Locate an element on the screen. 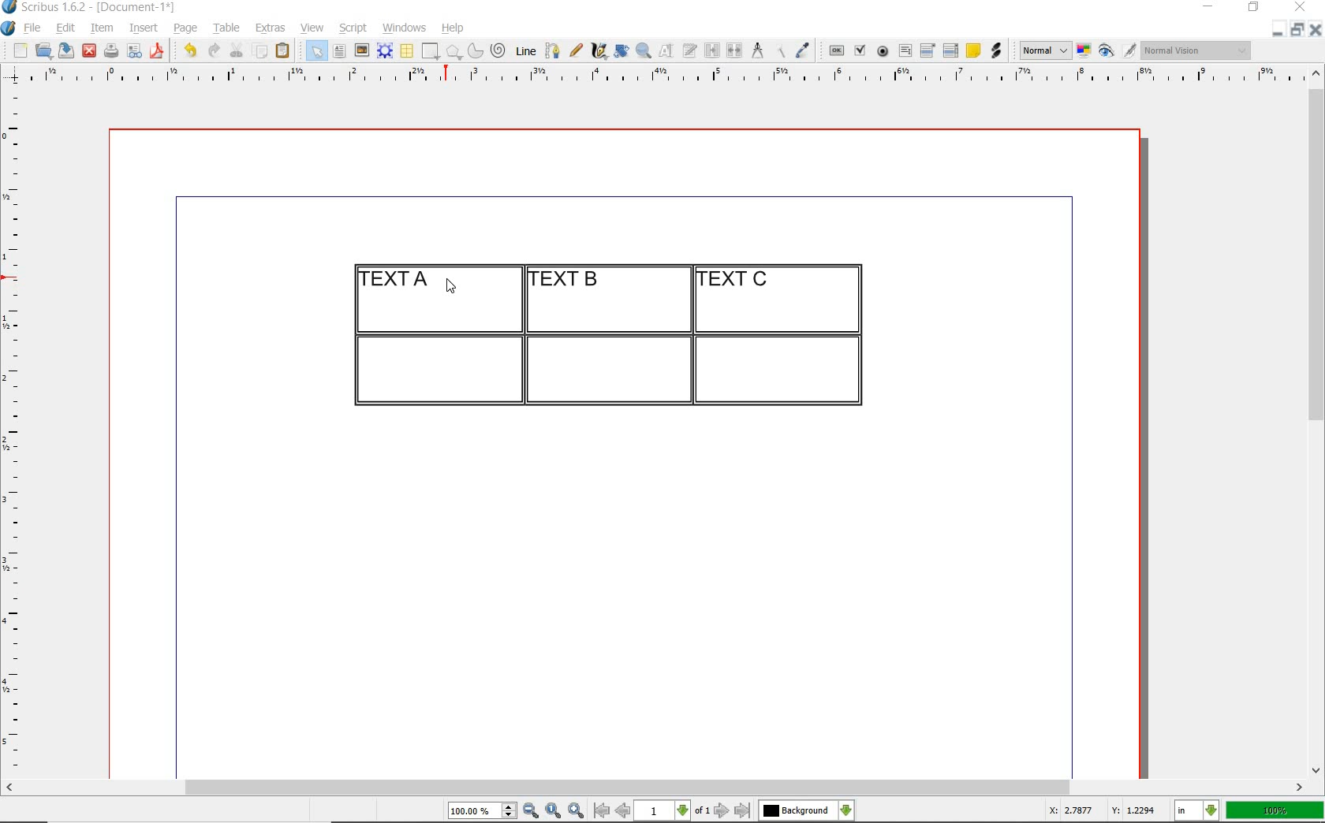  select current zoom level is located at coordinates (483, 810).